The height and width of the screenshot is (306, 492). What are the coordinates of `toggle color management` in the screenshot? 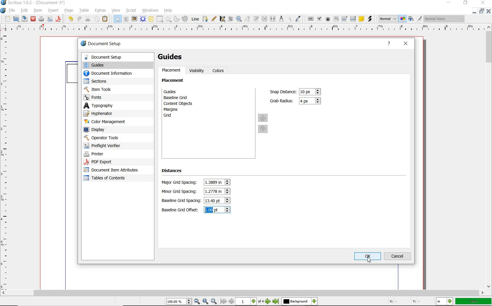 It's located at (403, 19).